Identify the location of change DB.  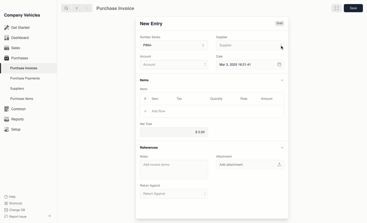
(15, 210).